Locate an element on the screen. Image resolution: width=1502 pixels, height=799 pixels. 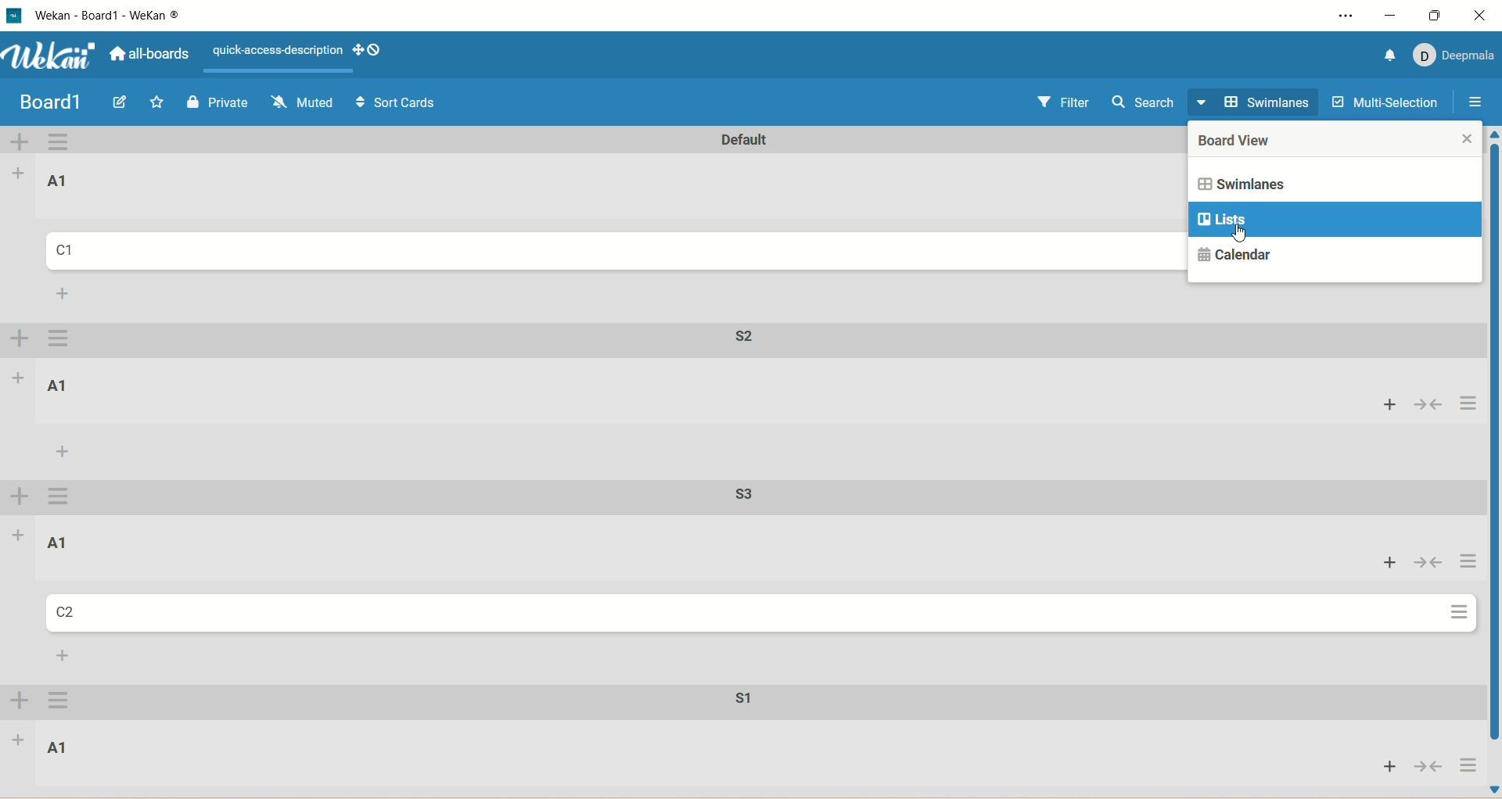
multi-selection is located at coordinates (1384, 102).